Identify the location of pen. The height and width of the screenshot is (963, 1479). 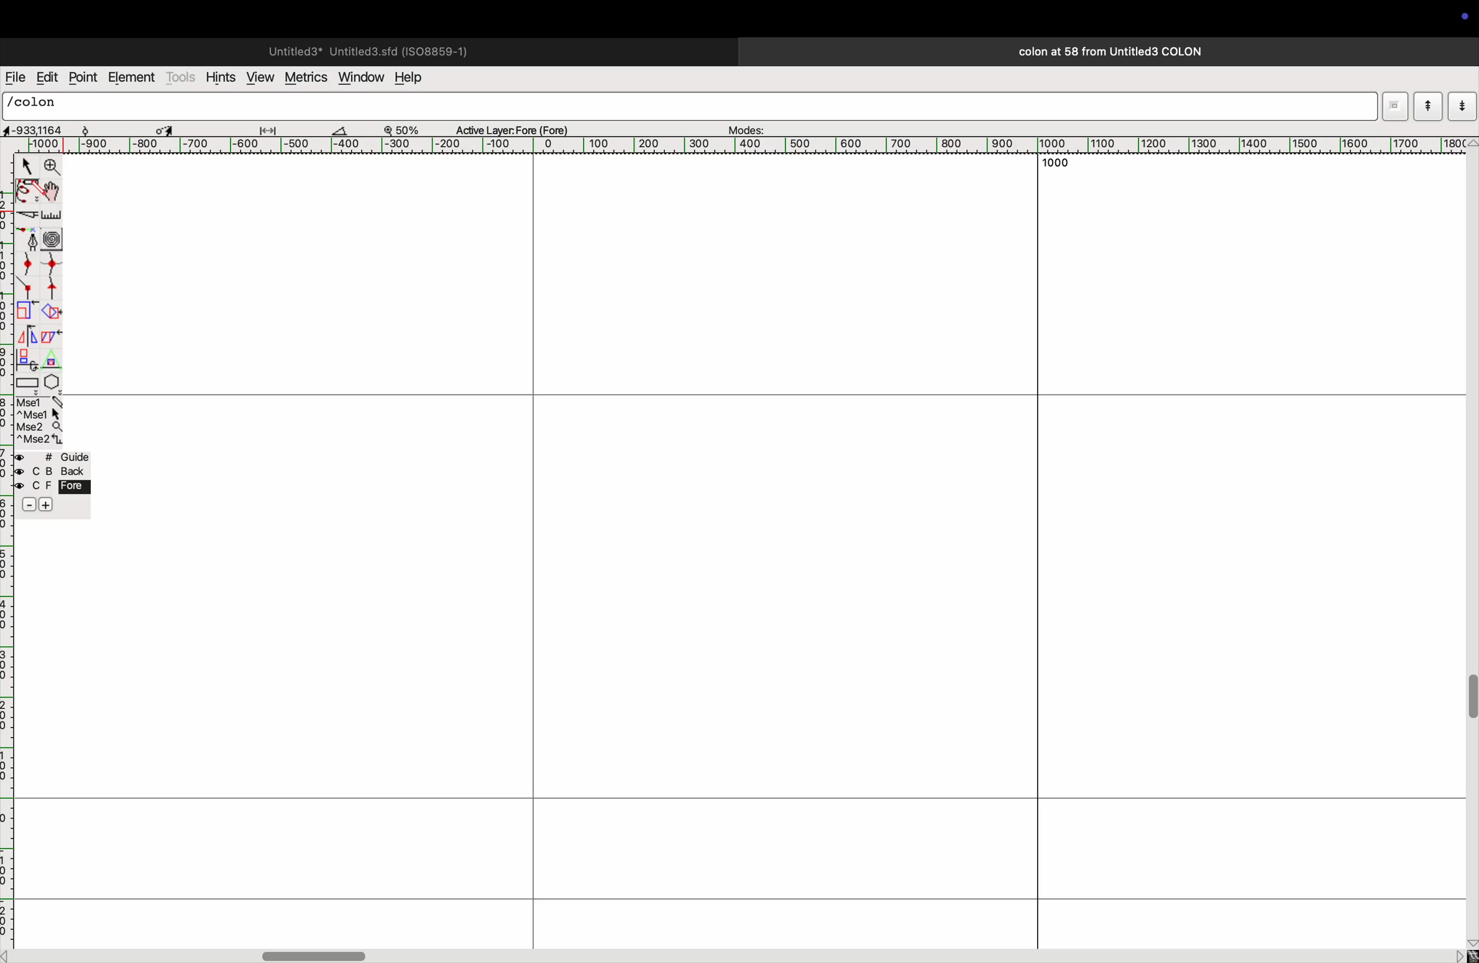
(27, 193).